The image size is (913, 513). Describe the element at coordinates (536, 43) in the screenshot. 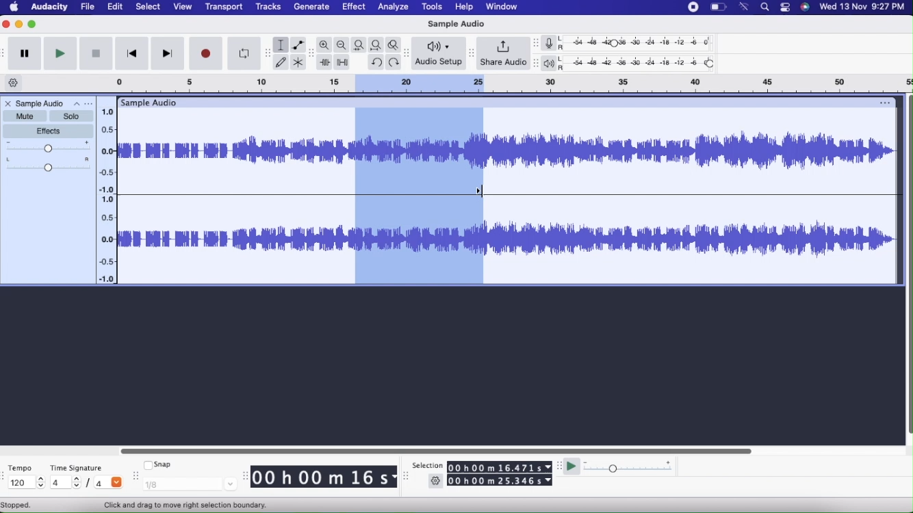

I see `move toolbar` at that location.